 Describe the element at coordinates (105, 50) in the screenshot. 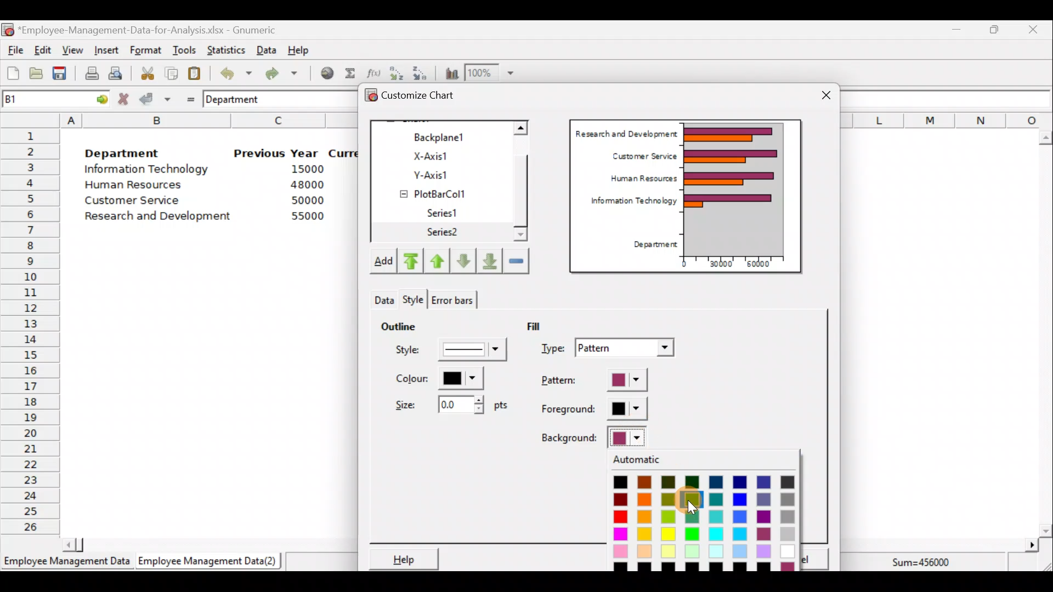

I see `Insert` at that location.